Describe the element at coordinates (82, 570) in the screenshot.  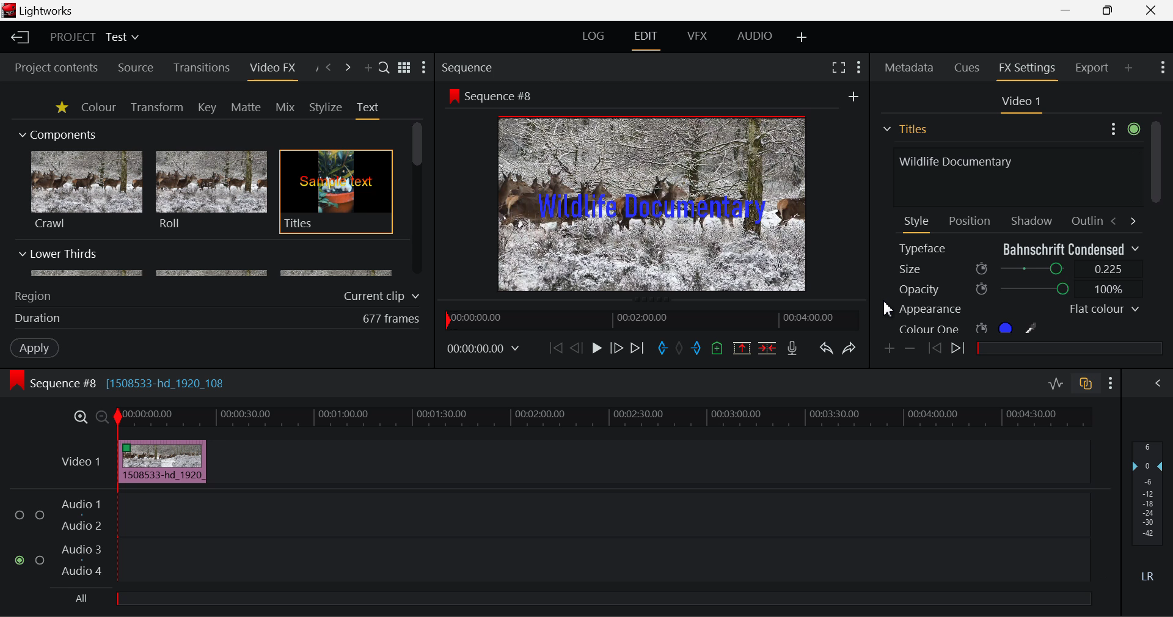
I see `Audio 4` at that location.